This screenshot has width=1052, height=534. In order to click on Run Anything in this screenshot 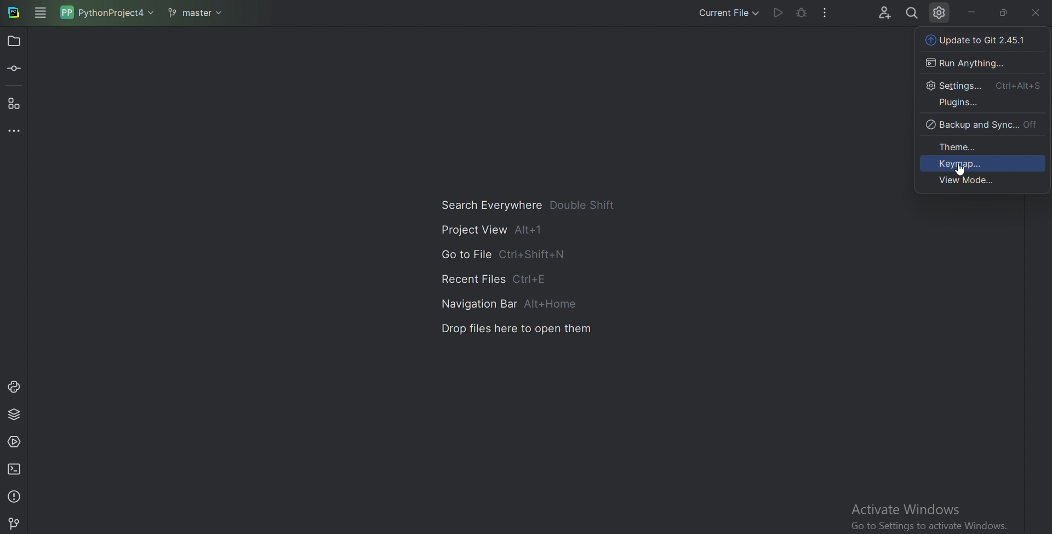, I will do `click(965, 65)`.